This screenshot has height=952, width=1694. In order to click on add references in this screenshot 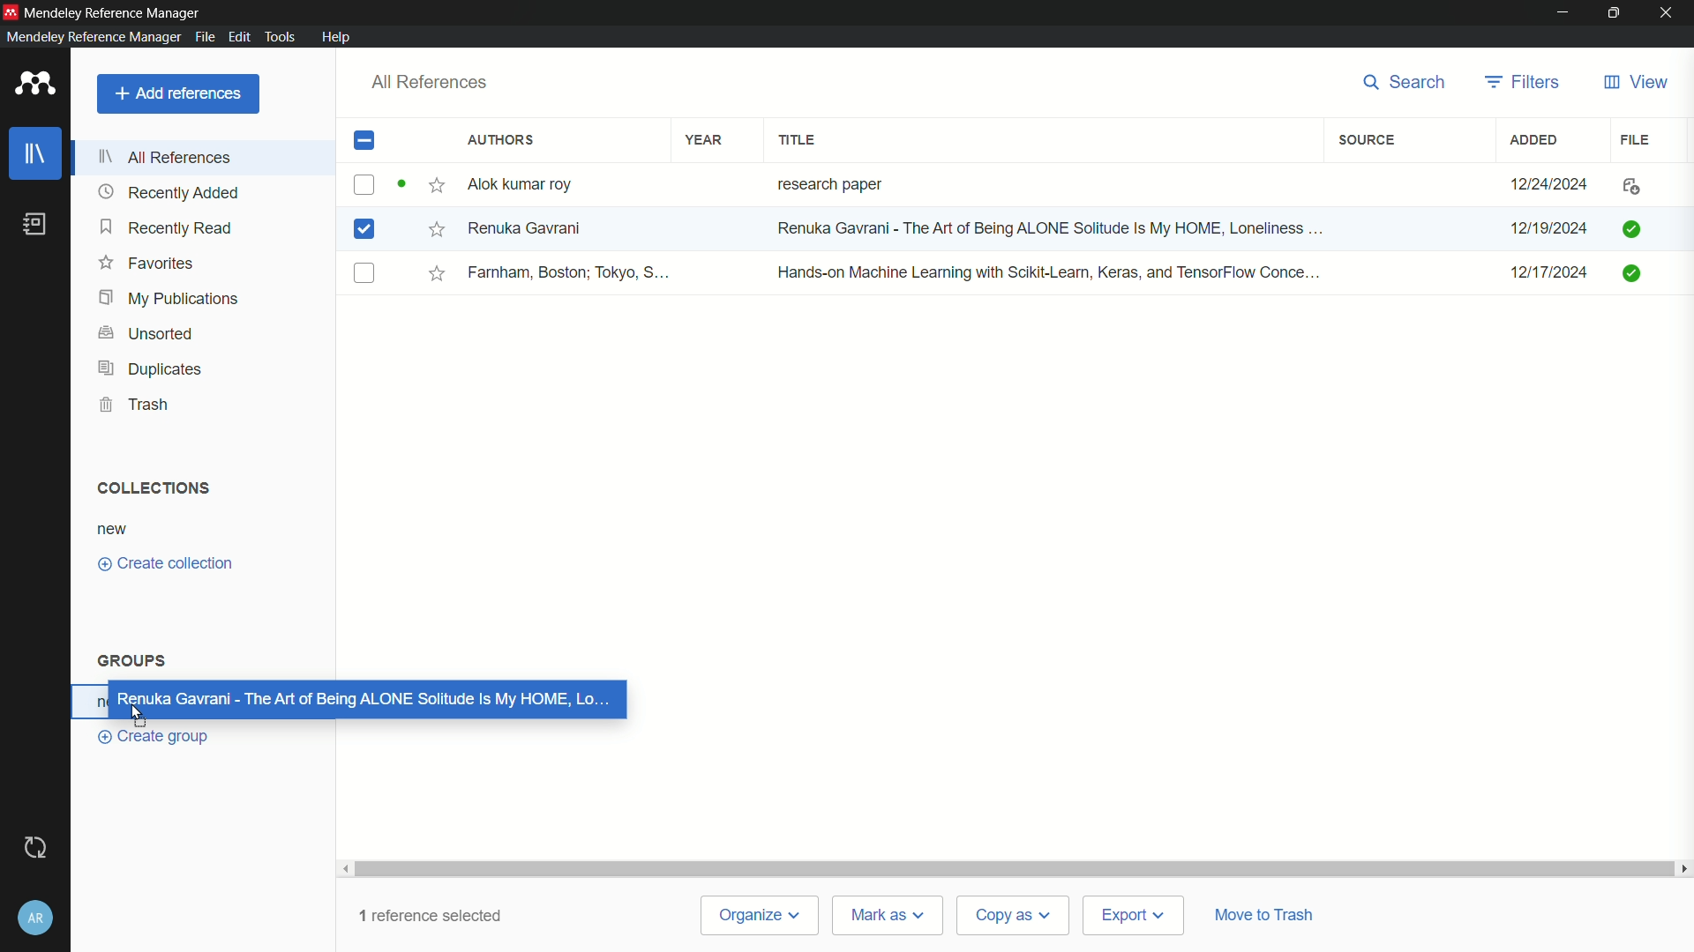, I will do `click(178, 93)`.